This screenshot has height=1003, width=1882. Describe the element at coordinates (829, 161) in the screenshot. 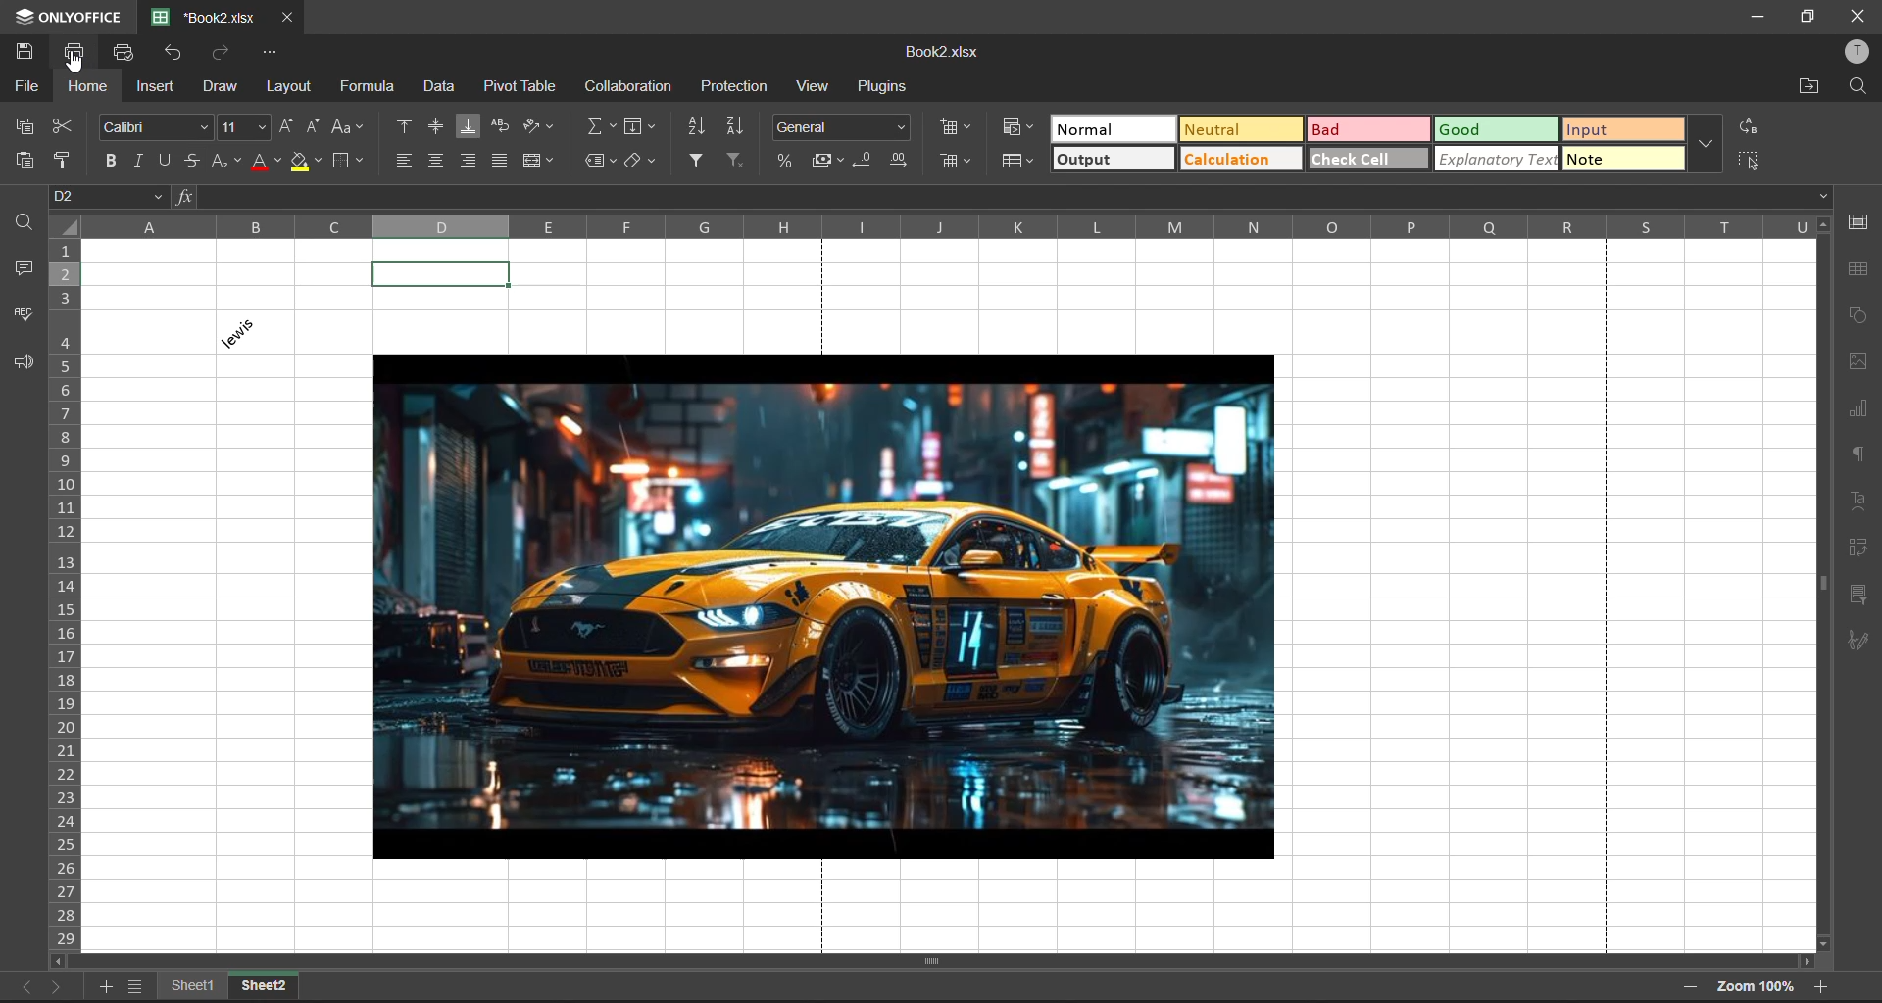

I see `accounting` at that location.